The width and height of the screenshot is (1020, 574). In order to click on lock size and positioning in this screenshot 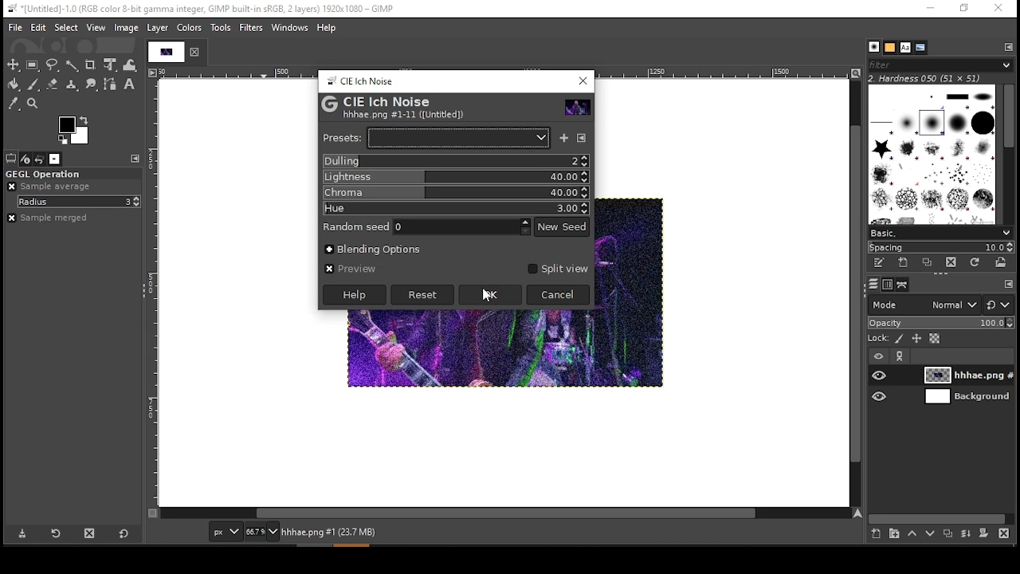, I will do `click(917, 339)`.